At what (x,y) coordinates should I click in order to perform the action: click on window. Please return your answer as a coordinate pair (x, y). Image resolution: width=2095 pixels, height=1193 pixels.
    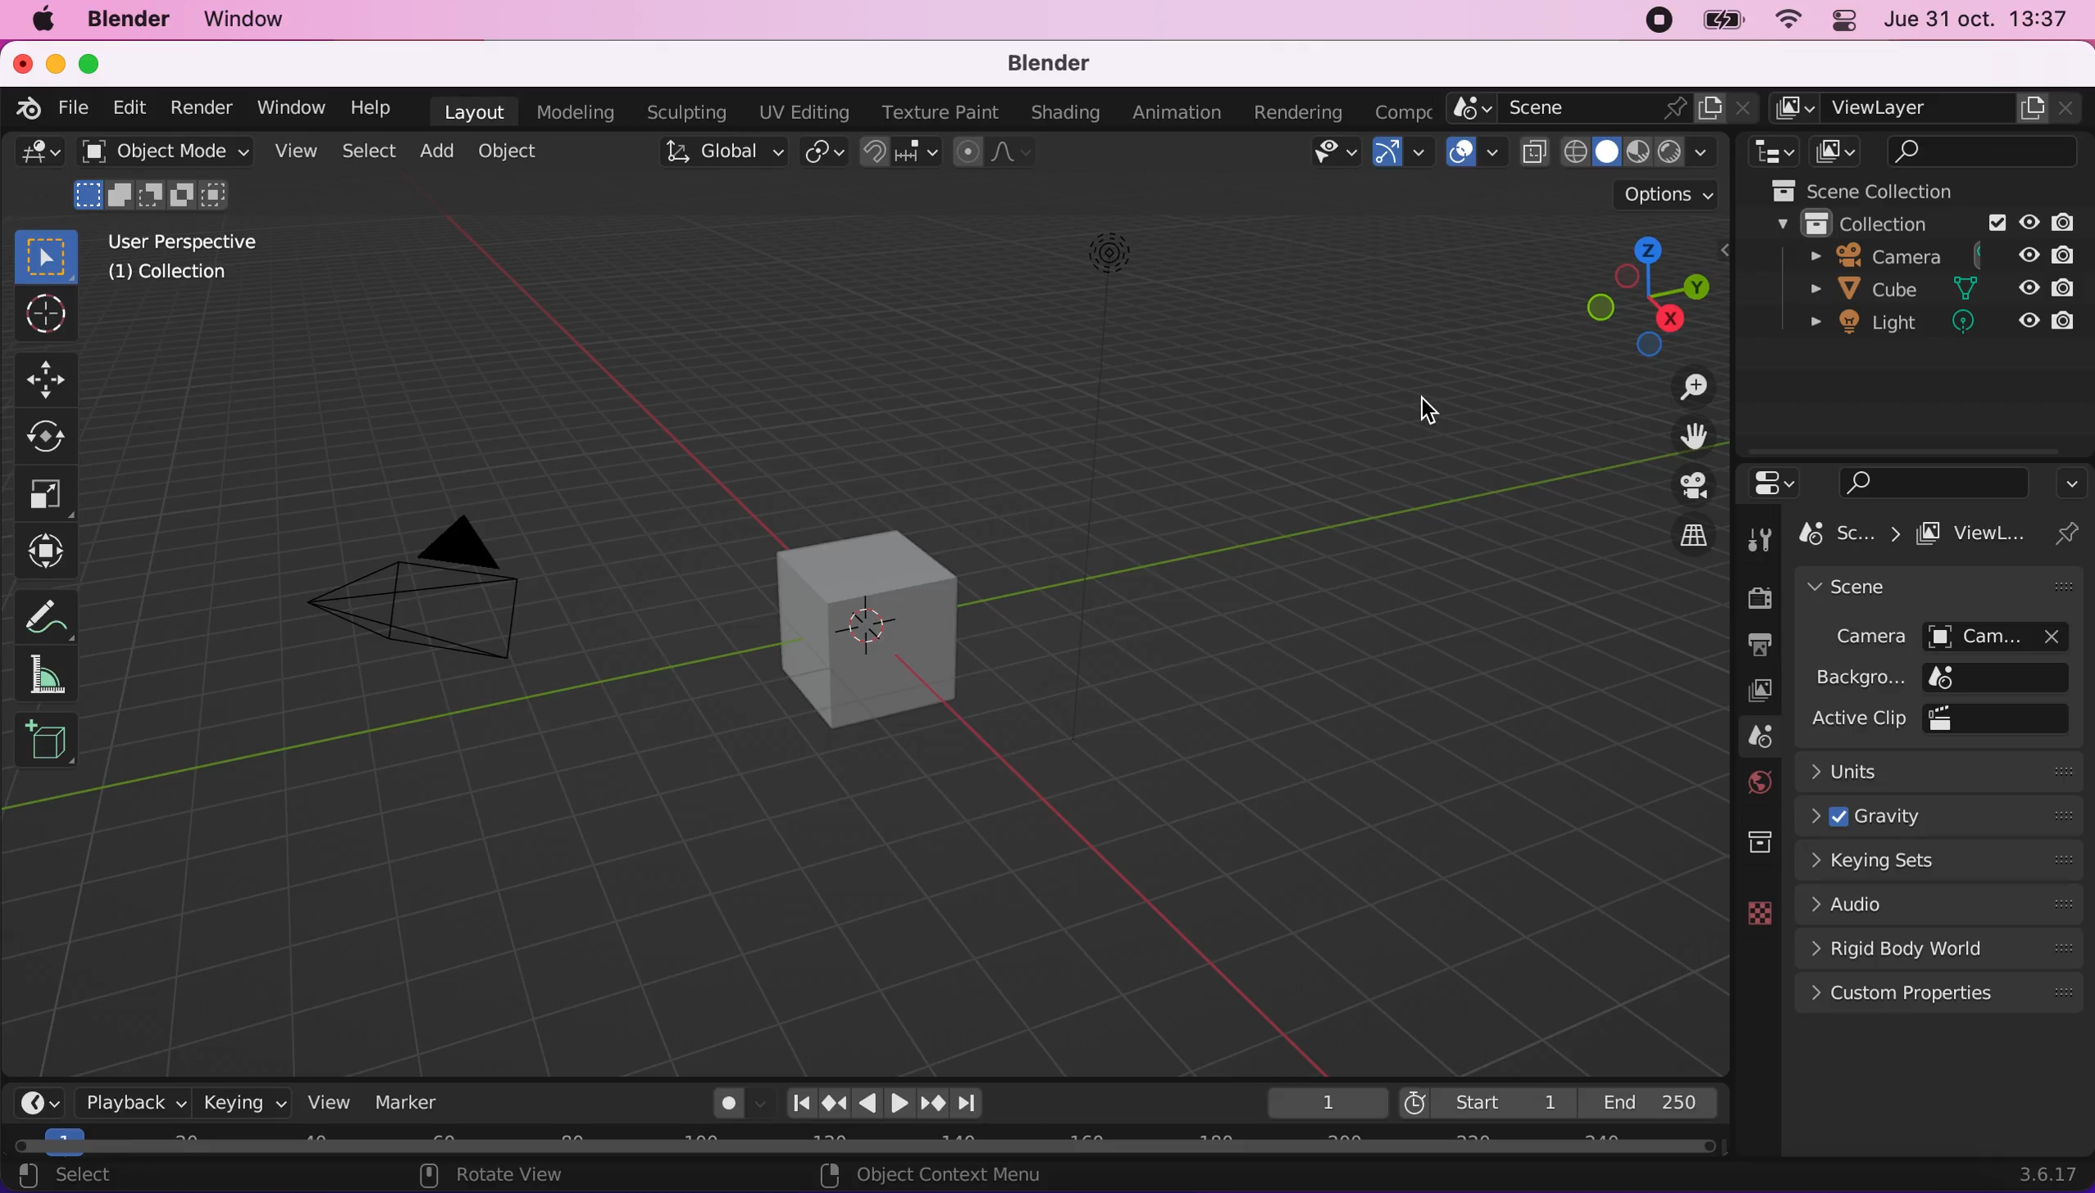
    Looking at the image, I should click on (289, 105).